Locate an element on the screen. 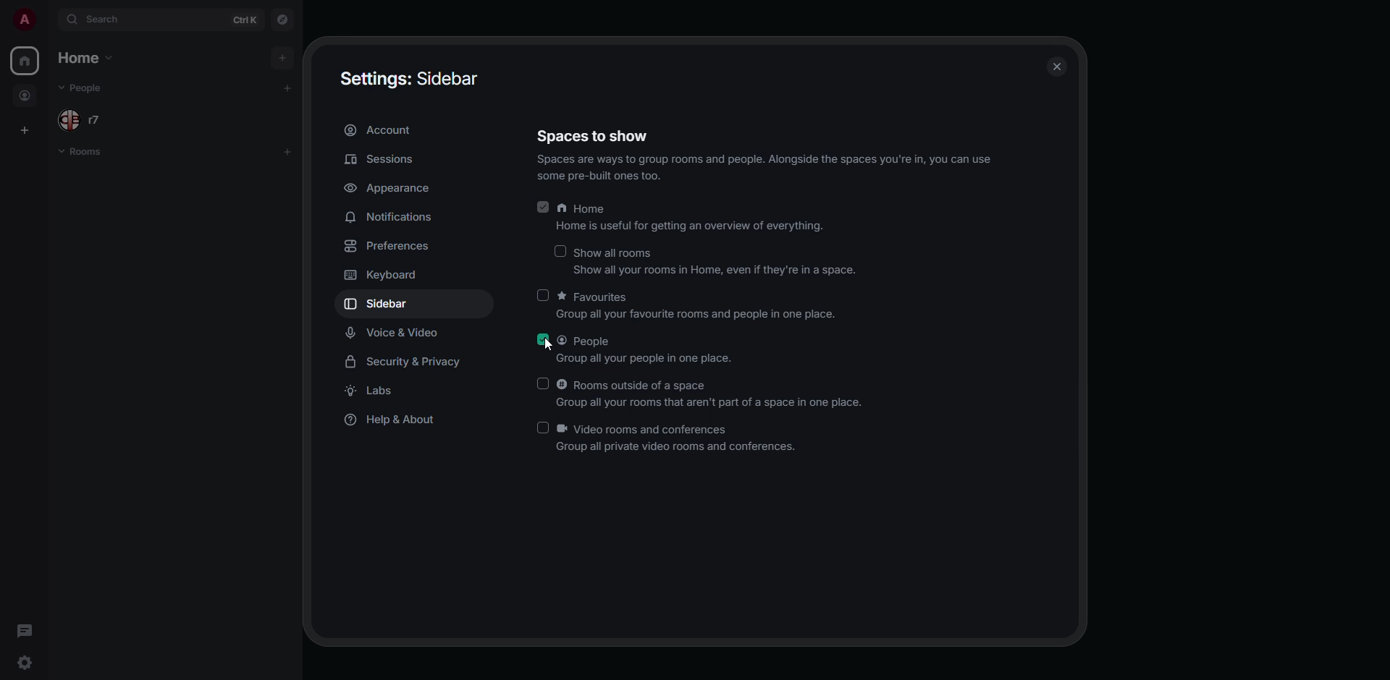  sidebar is located at coordinates (391, 305).